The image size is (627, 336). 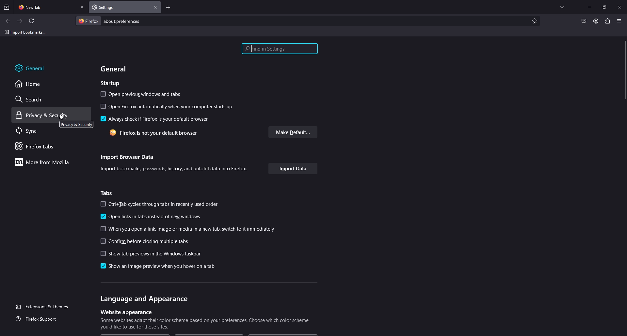 I want to click on image or media switch to new tab immediately, so click(x=190, y=229).